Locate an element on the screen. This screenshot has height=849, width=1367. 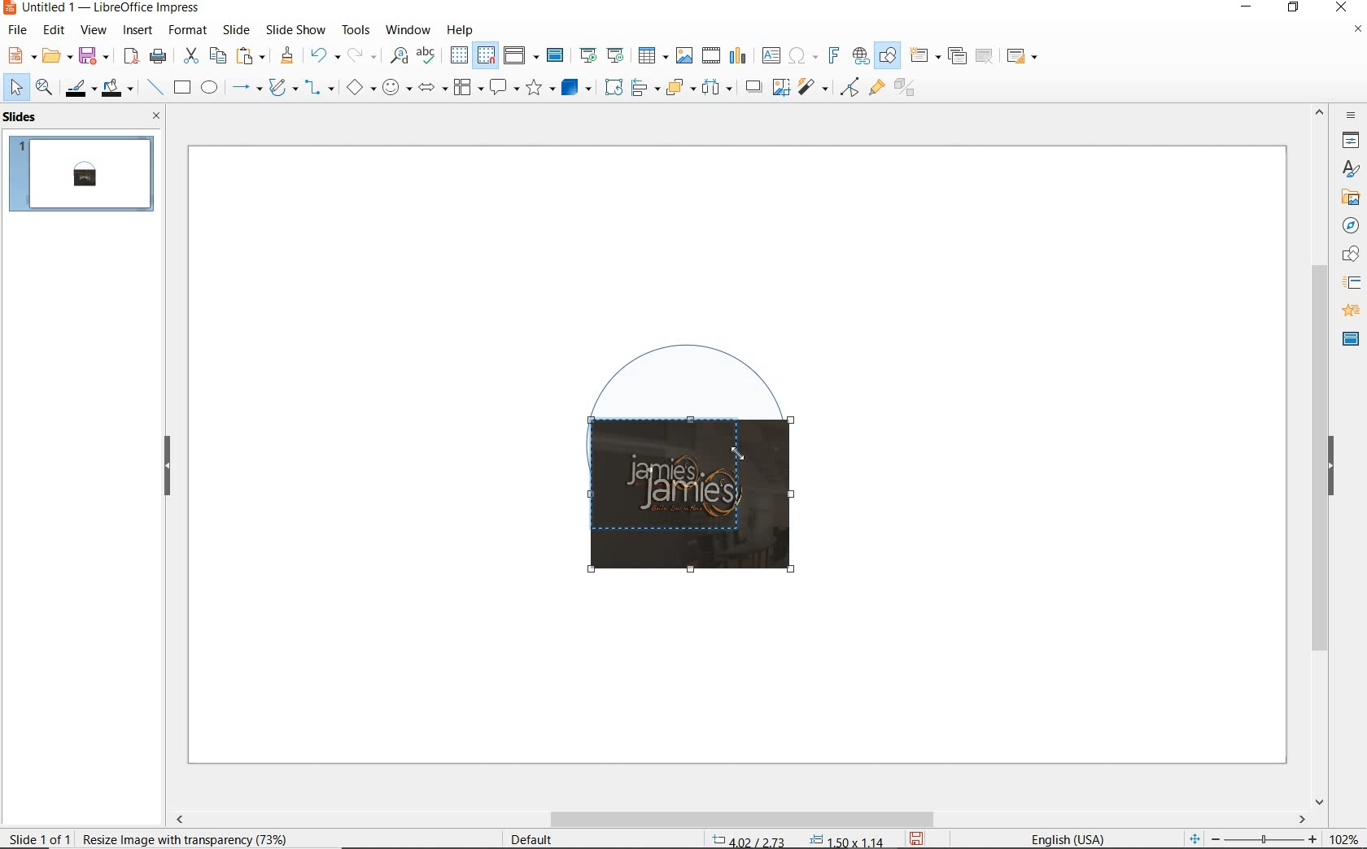
hide is located at coordinates (168, 467).